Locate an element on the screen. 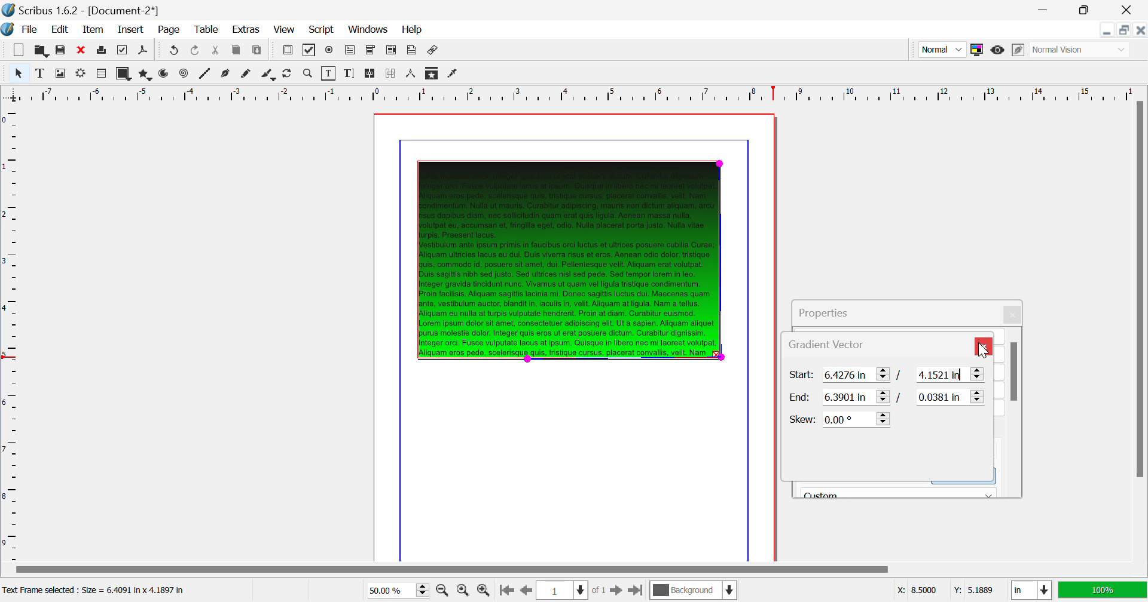  Table is located at coordinates (207, 30).